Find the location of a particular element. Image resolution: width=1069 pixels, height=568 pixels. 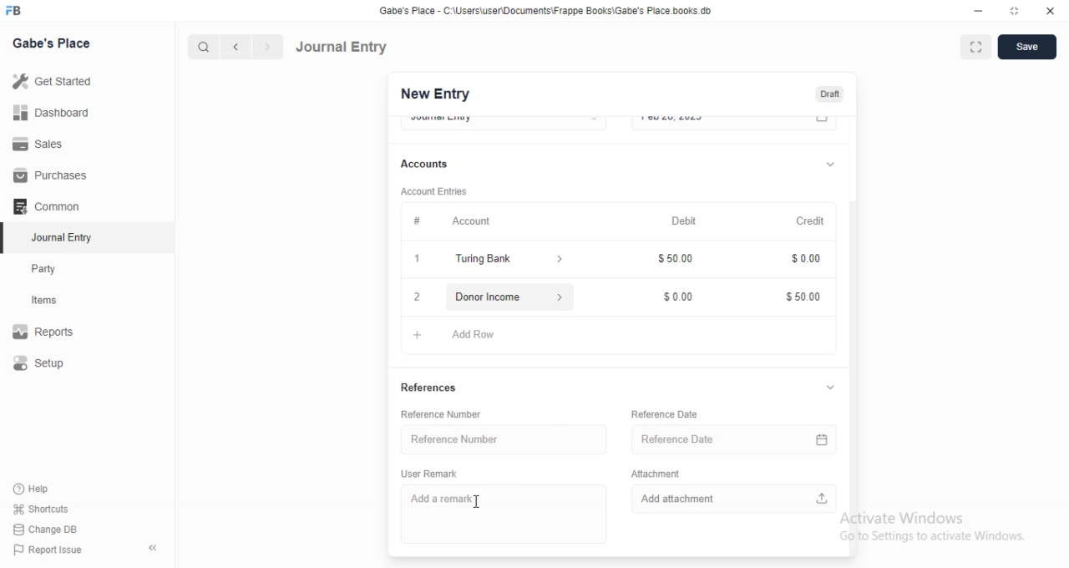

Journal Entry is located at coordinates (54, 239).